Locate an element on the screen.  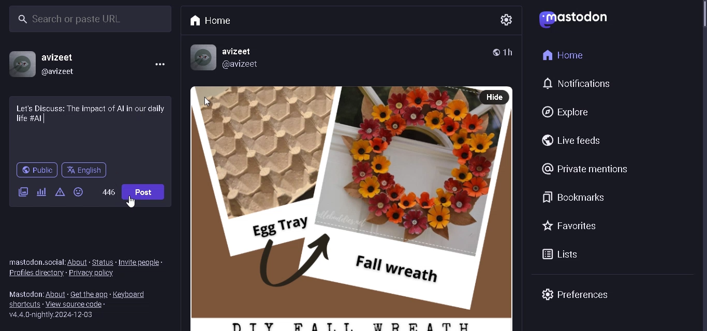
ABOUT is located at coordinates (57, 293).